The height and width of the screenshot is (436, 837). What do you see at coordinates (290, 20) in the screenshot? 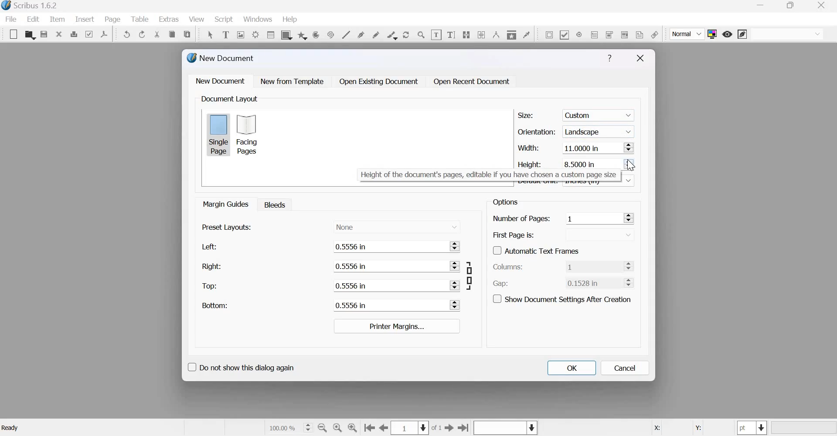
I see `help` at bounding box center [290, 20].